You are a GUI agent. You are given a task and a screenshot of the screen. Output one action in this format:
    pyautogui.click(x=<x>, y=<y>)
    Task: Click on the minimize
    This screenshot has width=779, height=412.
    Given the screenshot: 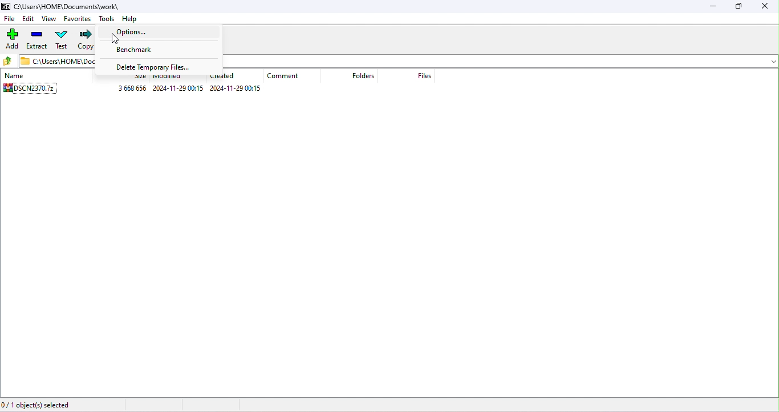 What is the action you would take?
    pyautogui.click(x=713, y=7)
    